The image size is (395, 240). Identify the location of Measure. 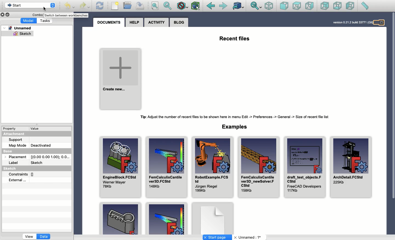
(365, 6).